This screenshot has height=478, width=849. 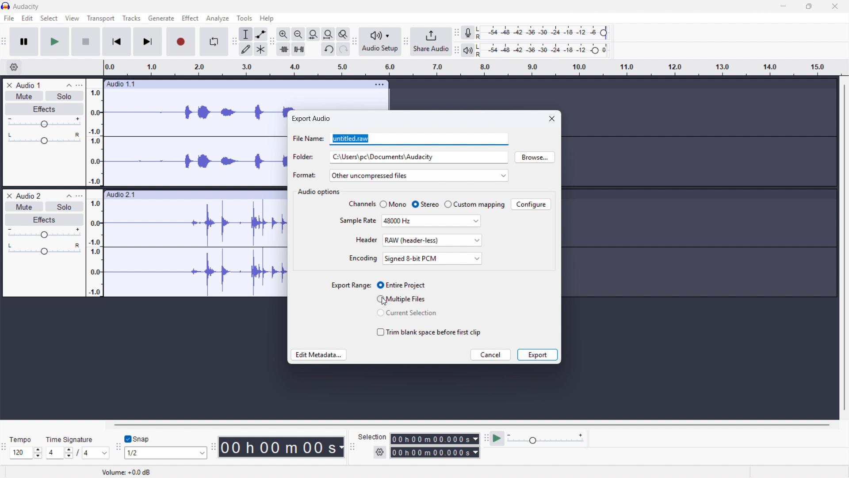 What do you see at coordinates (28, 85) in the screenshot?
I see `Audio 1` at bounding box center [28, 85].